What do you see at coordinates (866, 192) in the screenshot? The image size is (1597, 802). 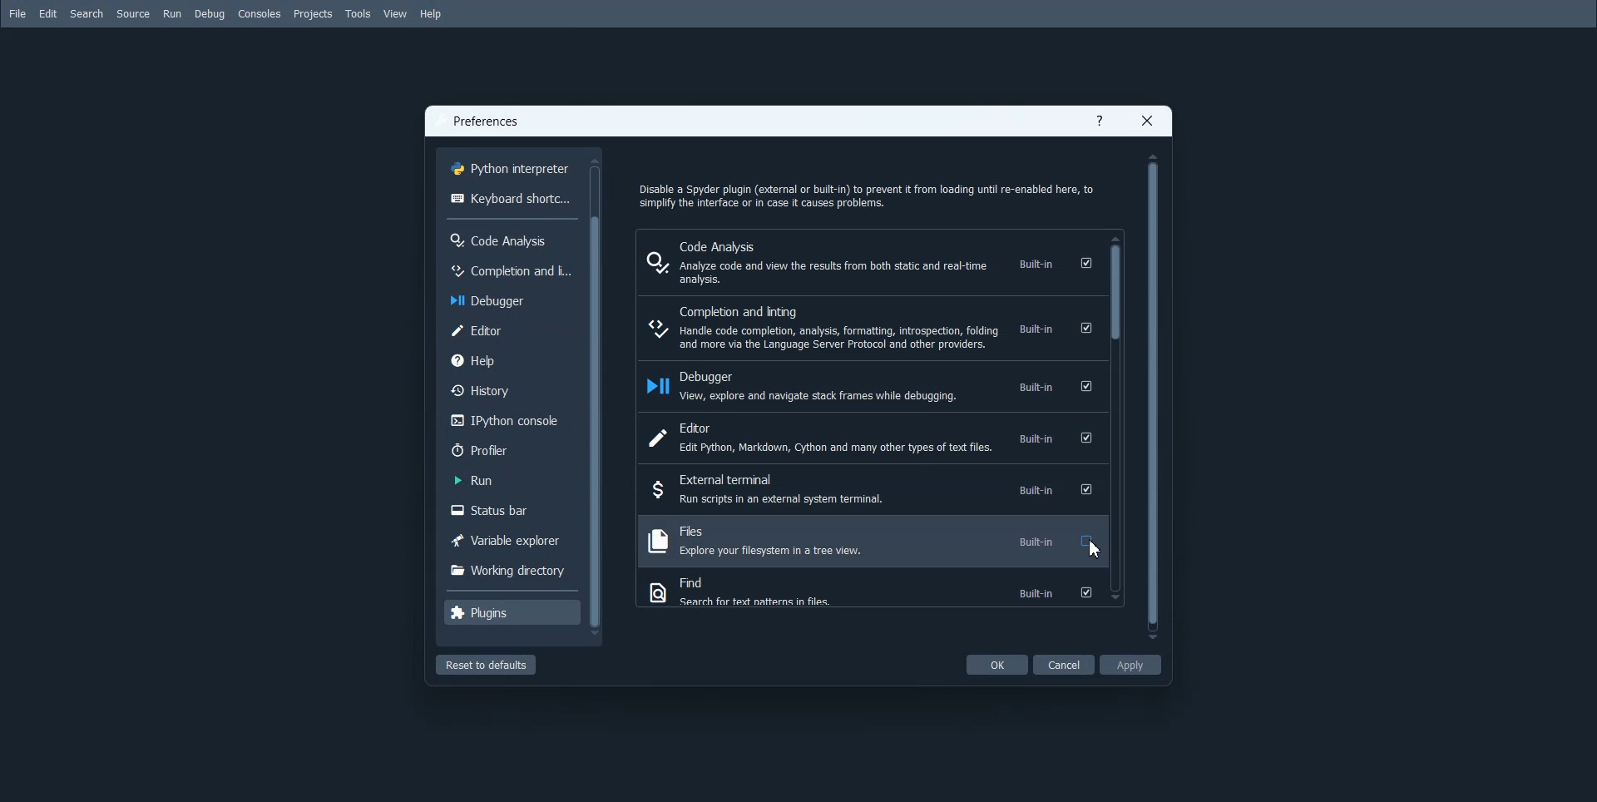 I see `Text` at bounding box center [866, 192].